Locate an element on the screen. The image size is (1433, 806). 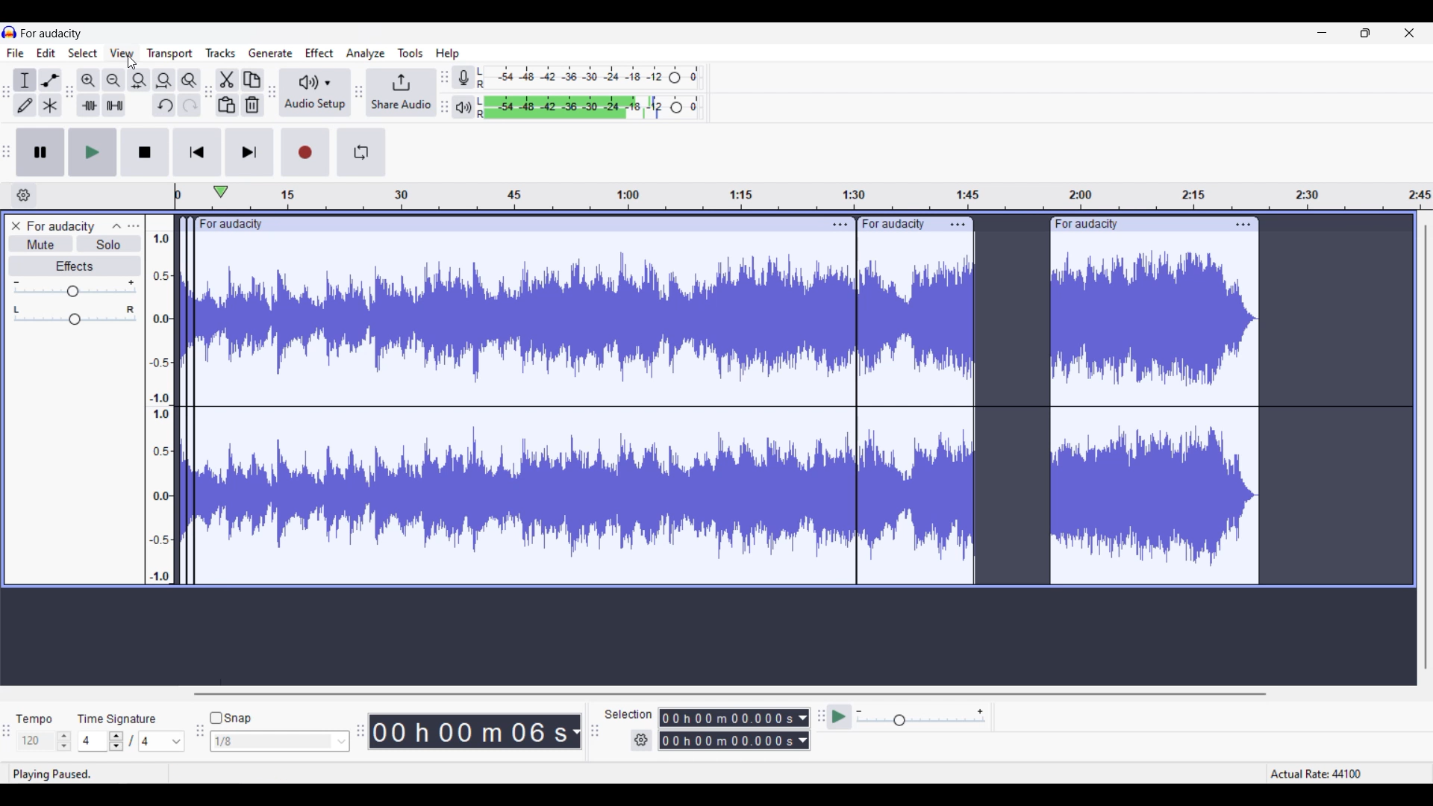
Current track duration is located at coordinates (469, 731).